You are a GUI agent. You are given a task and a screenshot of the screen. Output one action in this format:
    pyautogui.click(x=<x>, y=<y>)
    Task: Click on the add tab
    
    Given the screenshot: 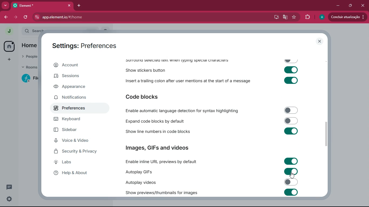 What is the action you would take?
    pyautogui.click(x=79, y=6)
    